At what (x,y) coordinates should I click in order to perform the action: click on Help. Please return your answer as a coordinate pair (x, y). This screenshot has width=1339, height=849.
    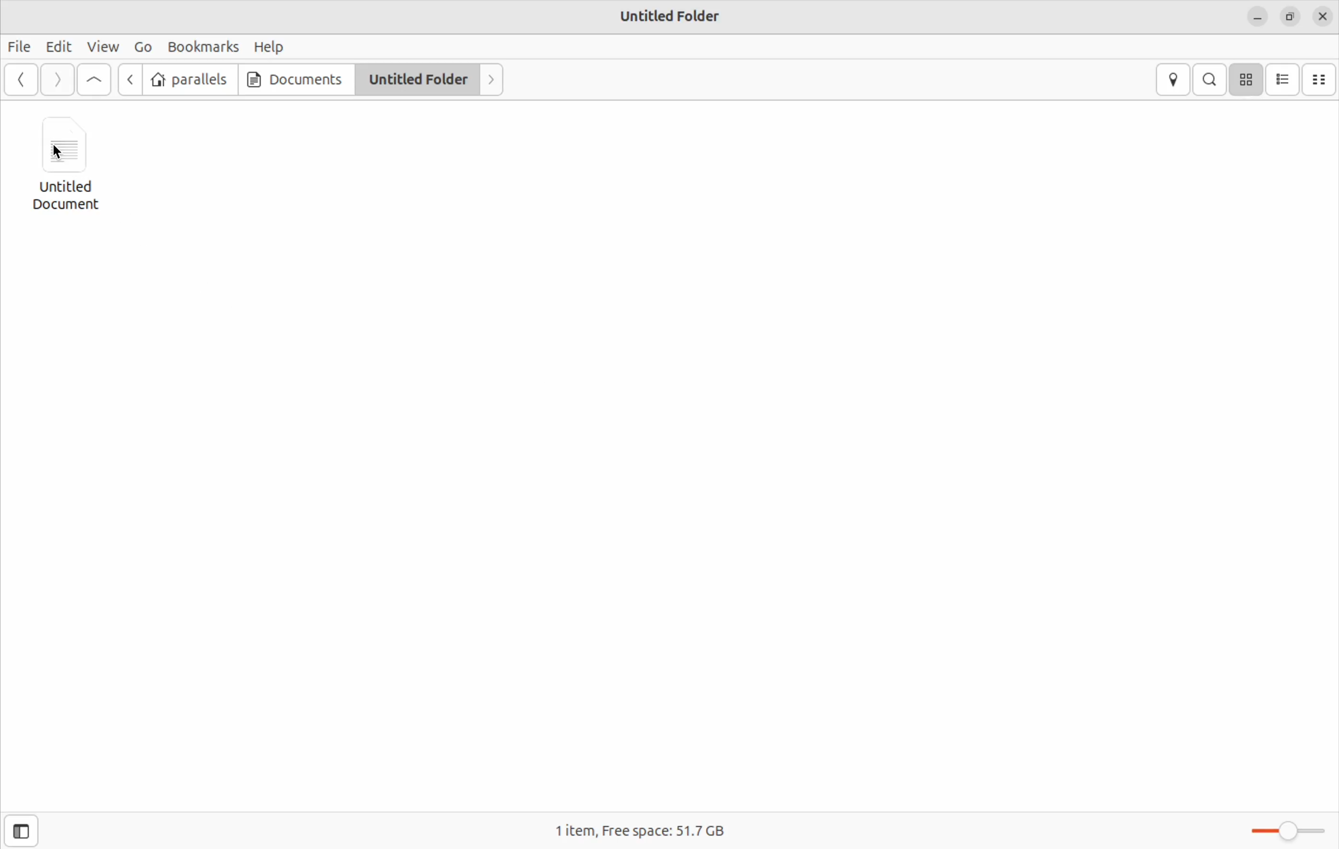
    Looking at the image, I should click on (270, 46).